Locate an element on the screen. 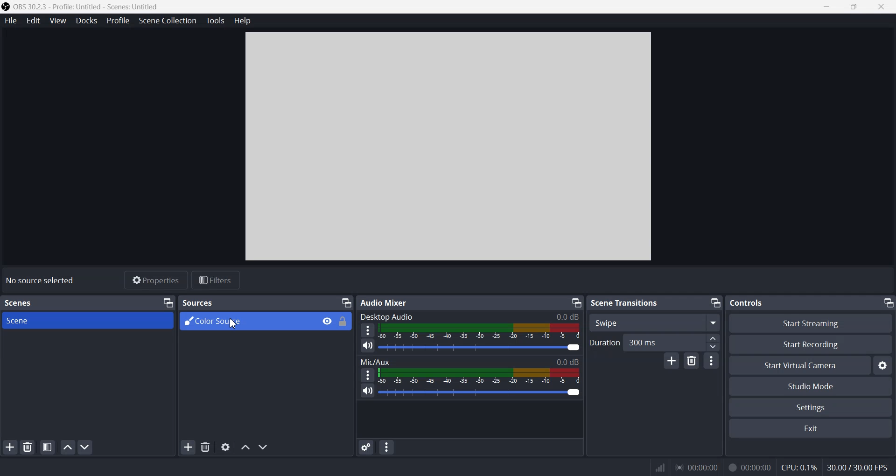 Image resolution: width=896 pixels, height=476 pixels. Help is located at coordinates (244, 20).